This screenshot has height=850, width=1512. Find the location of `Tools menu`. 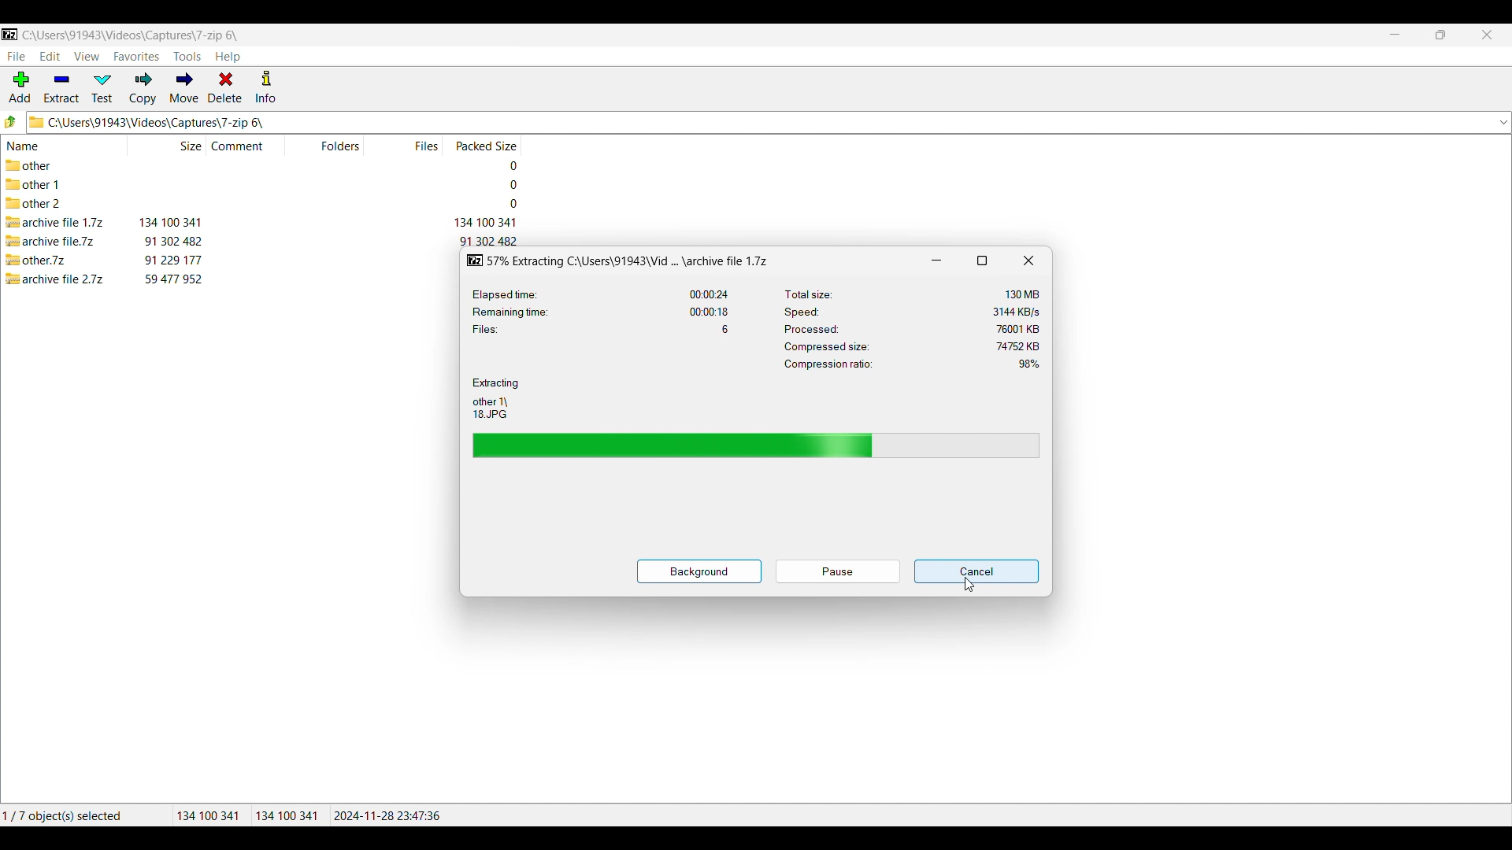

Tools menu is located at coordinates (187, 57).